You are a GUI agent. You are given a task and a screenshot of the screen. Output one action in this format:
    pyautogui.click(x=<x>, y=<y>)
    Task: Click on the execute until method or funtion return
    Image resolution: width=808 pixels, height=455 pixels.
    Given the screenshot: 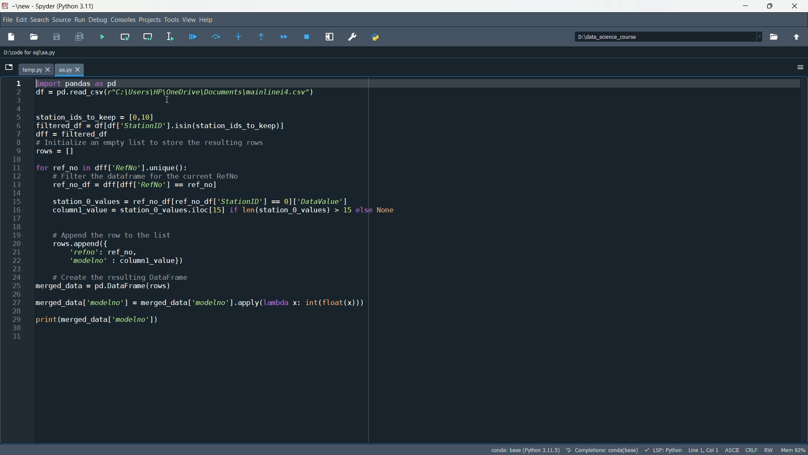 What is the action you would take?
    pyautogui.click(x=261, y=36)
    